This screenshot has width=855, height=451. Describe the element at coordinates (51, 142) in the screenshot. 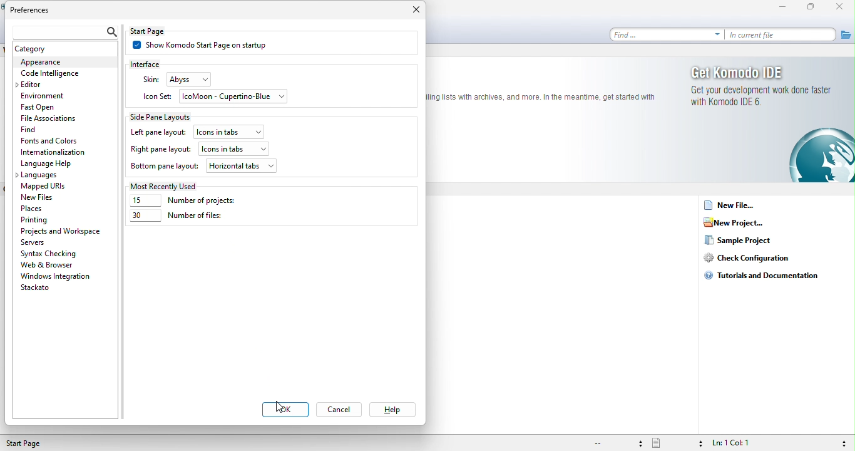

I see `fonts and colors` at that location.